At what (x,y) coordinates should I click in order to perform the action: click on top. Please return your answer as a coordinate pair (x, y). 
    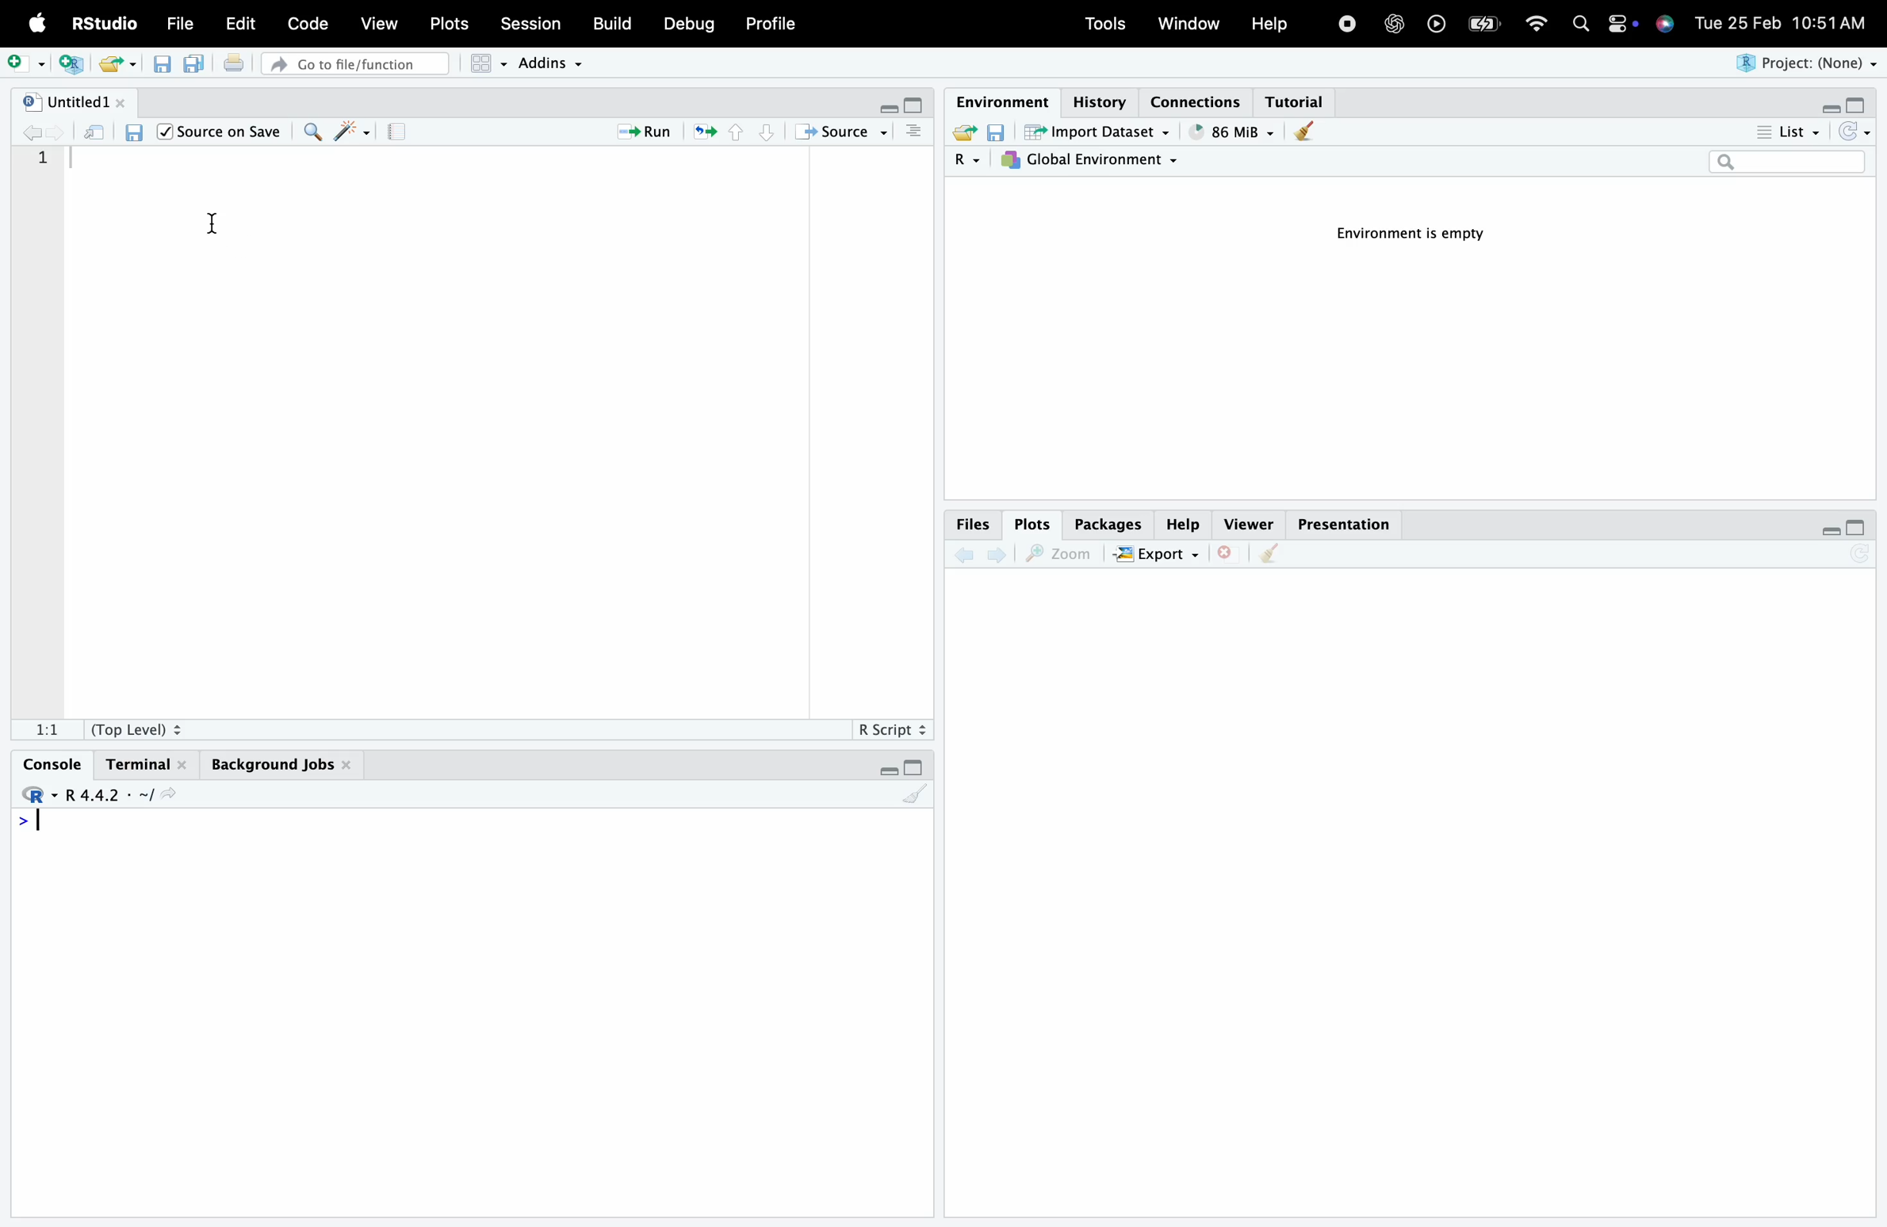
    Looking at the image, I should click on (733, 136).